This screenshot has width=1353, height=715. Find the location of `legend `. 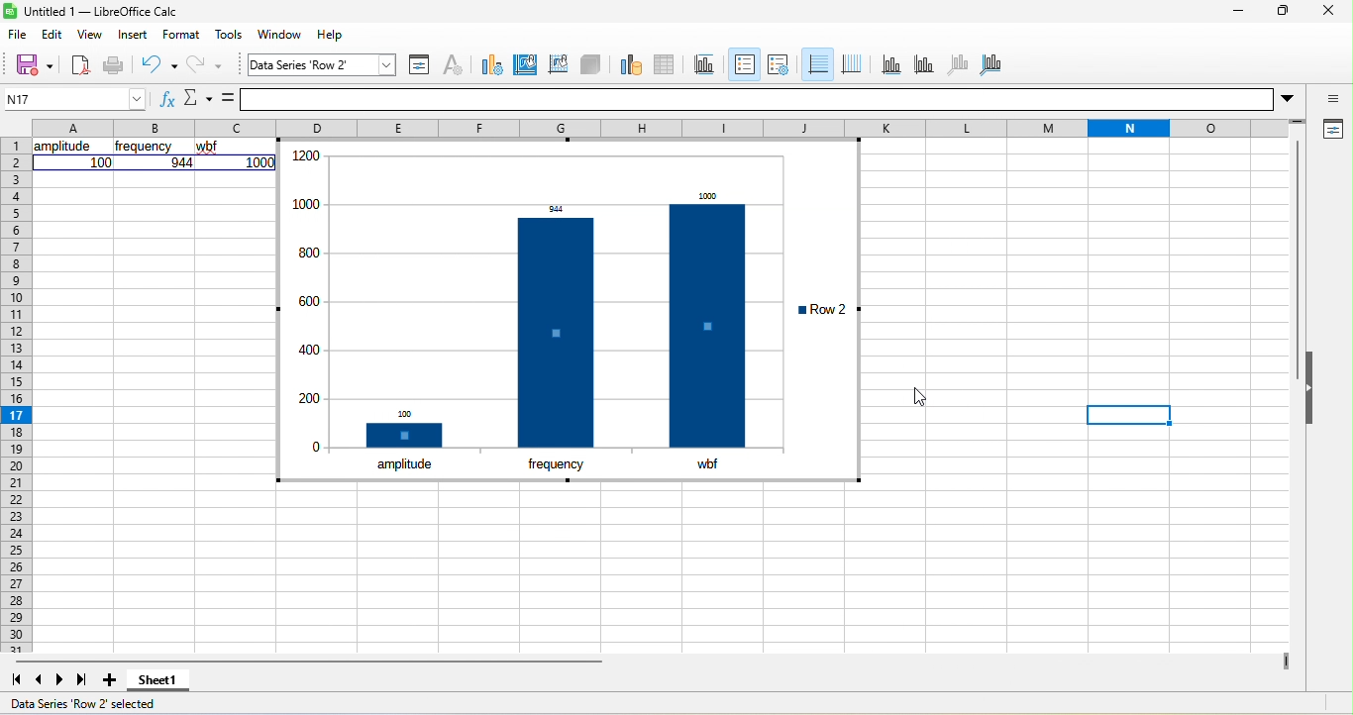

legend  is located at coordinates (780, 67).